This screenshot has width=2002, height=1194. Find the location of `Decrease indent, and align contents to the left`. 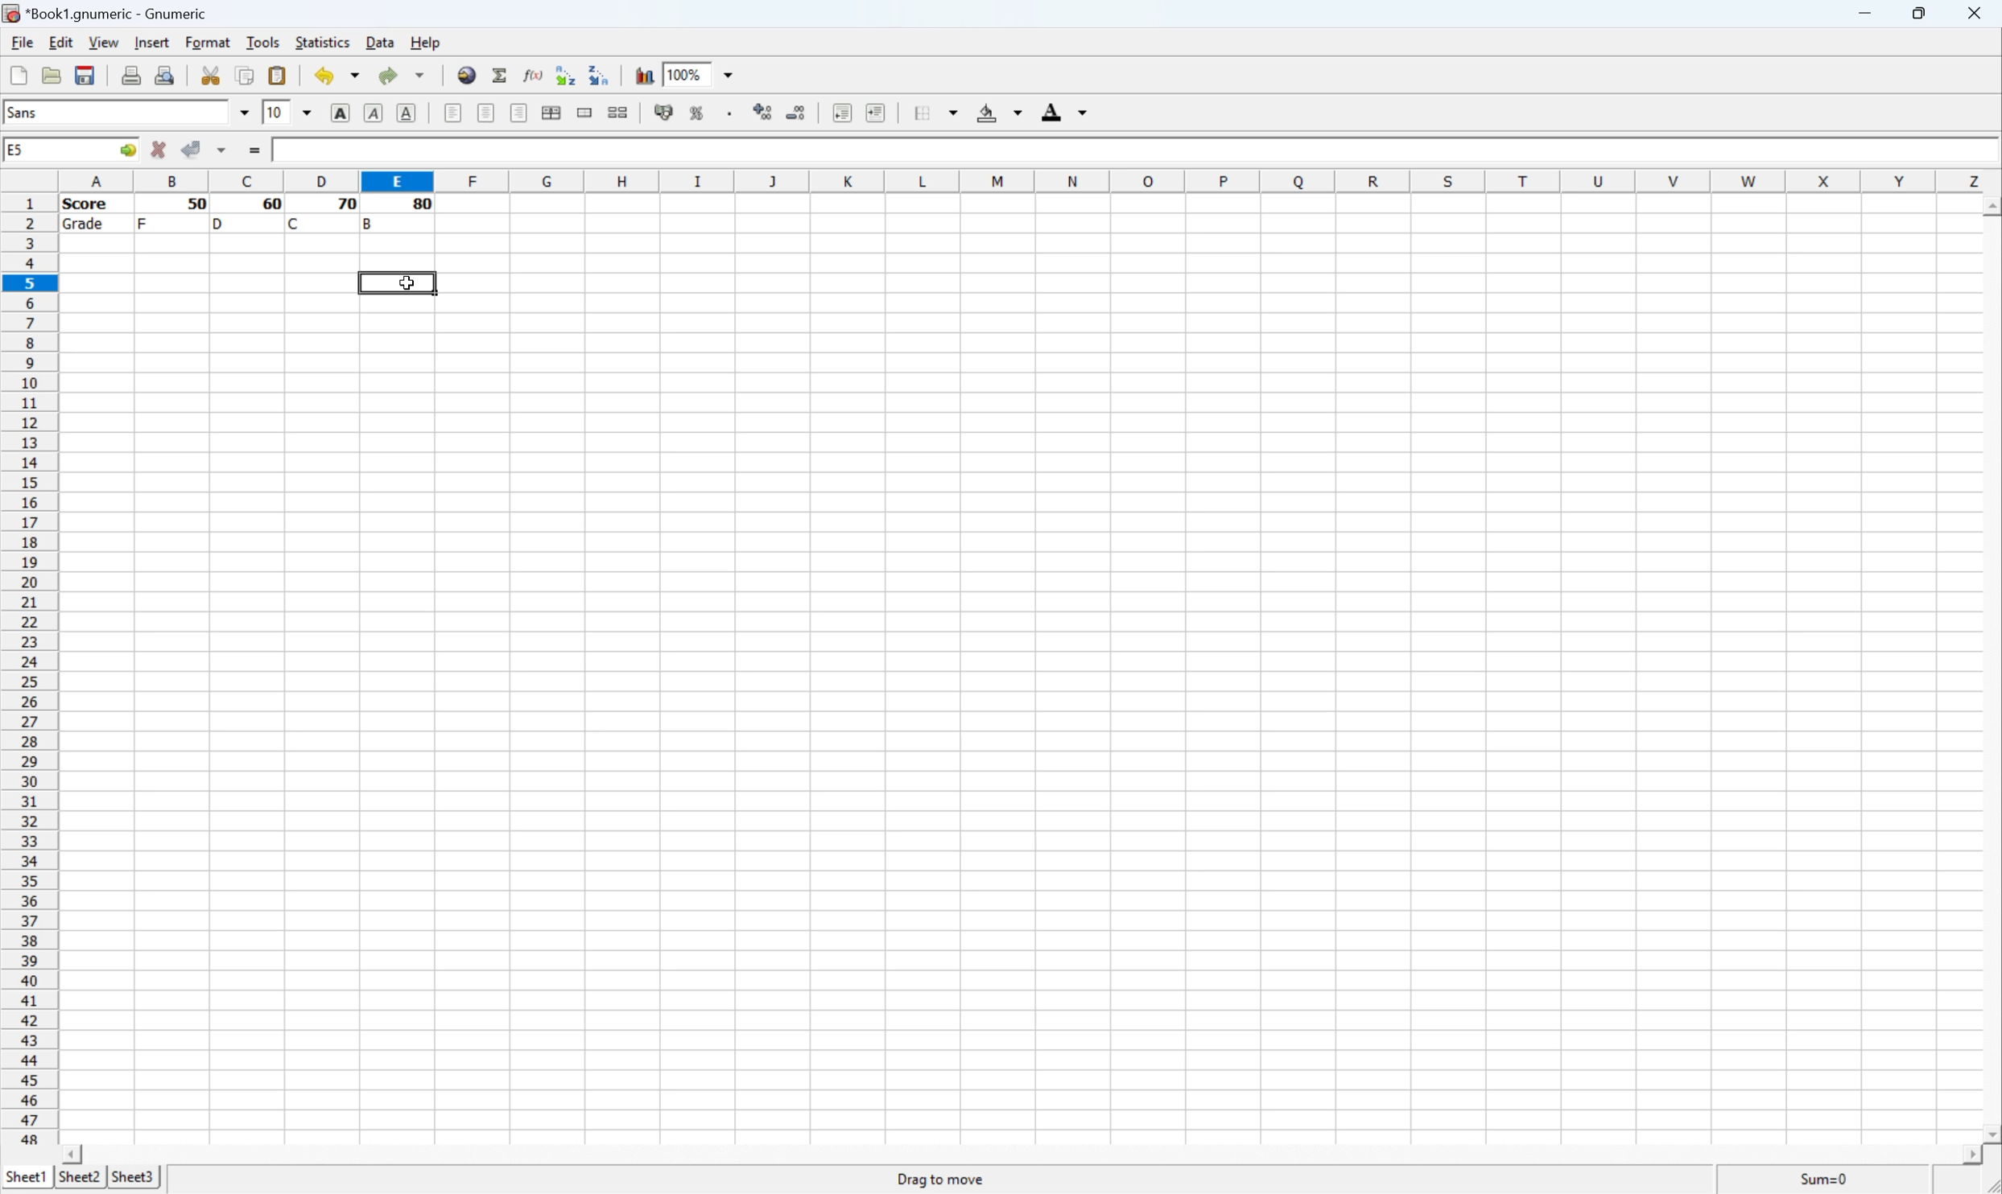

Decrease indent, and align contents to the left is located at coordinates (837, 113).